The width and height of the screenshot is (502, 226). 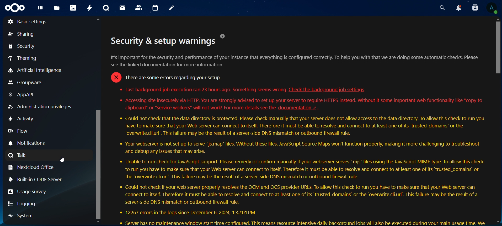 What do you see at coordinates (23, 119) in the screenshot?
I see `activity` at bounding box center [23, 119].